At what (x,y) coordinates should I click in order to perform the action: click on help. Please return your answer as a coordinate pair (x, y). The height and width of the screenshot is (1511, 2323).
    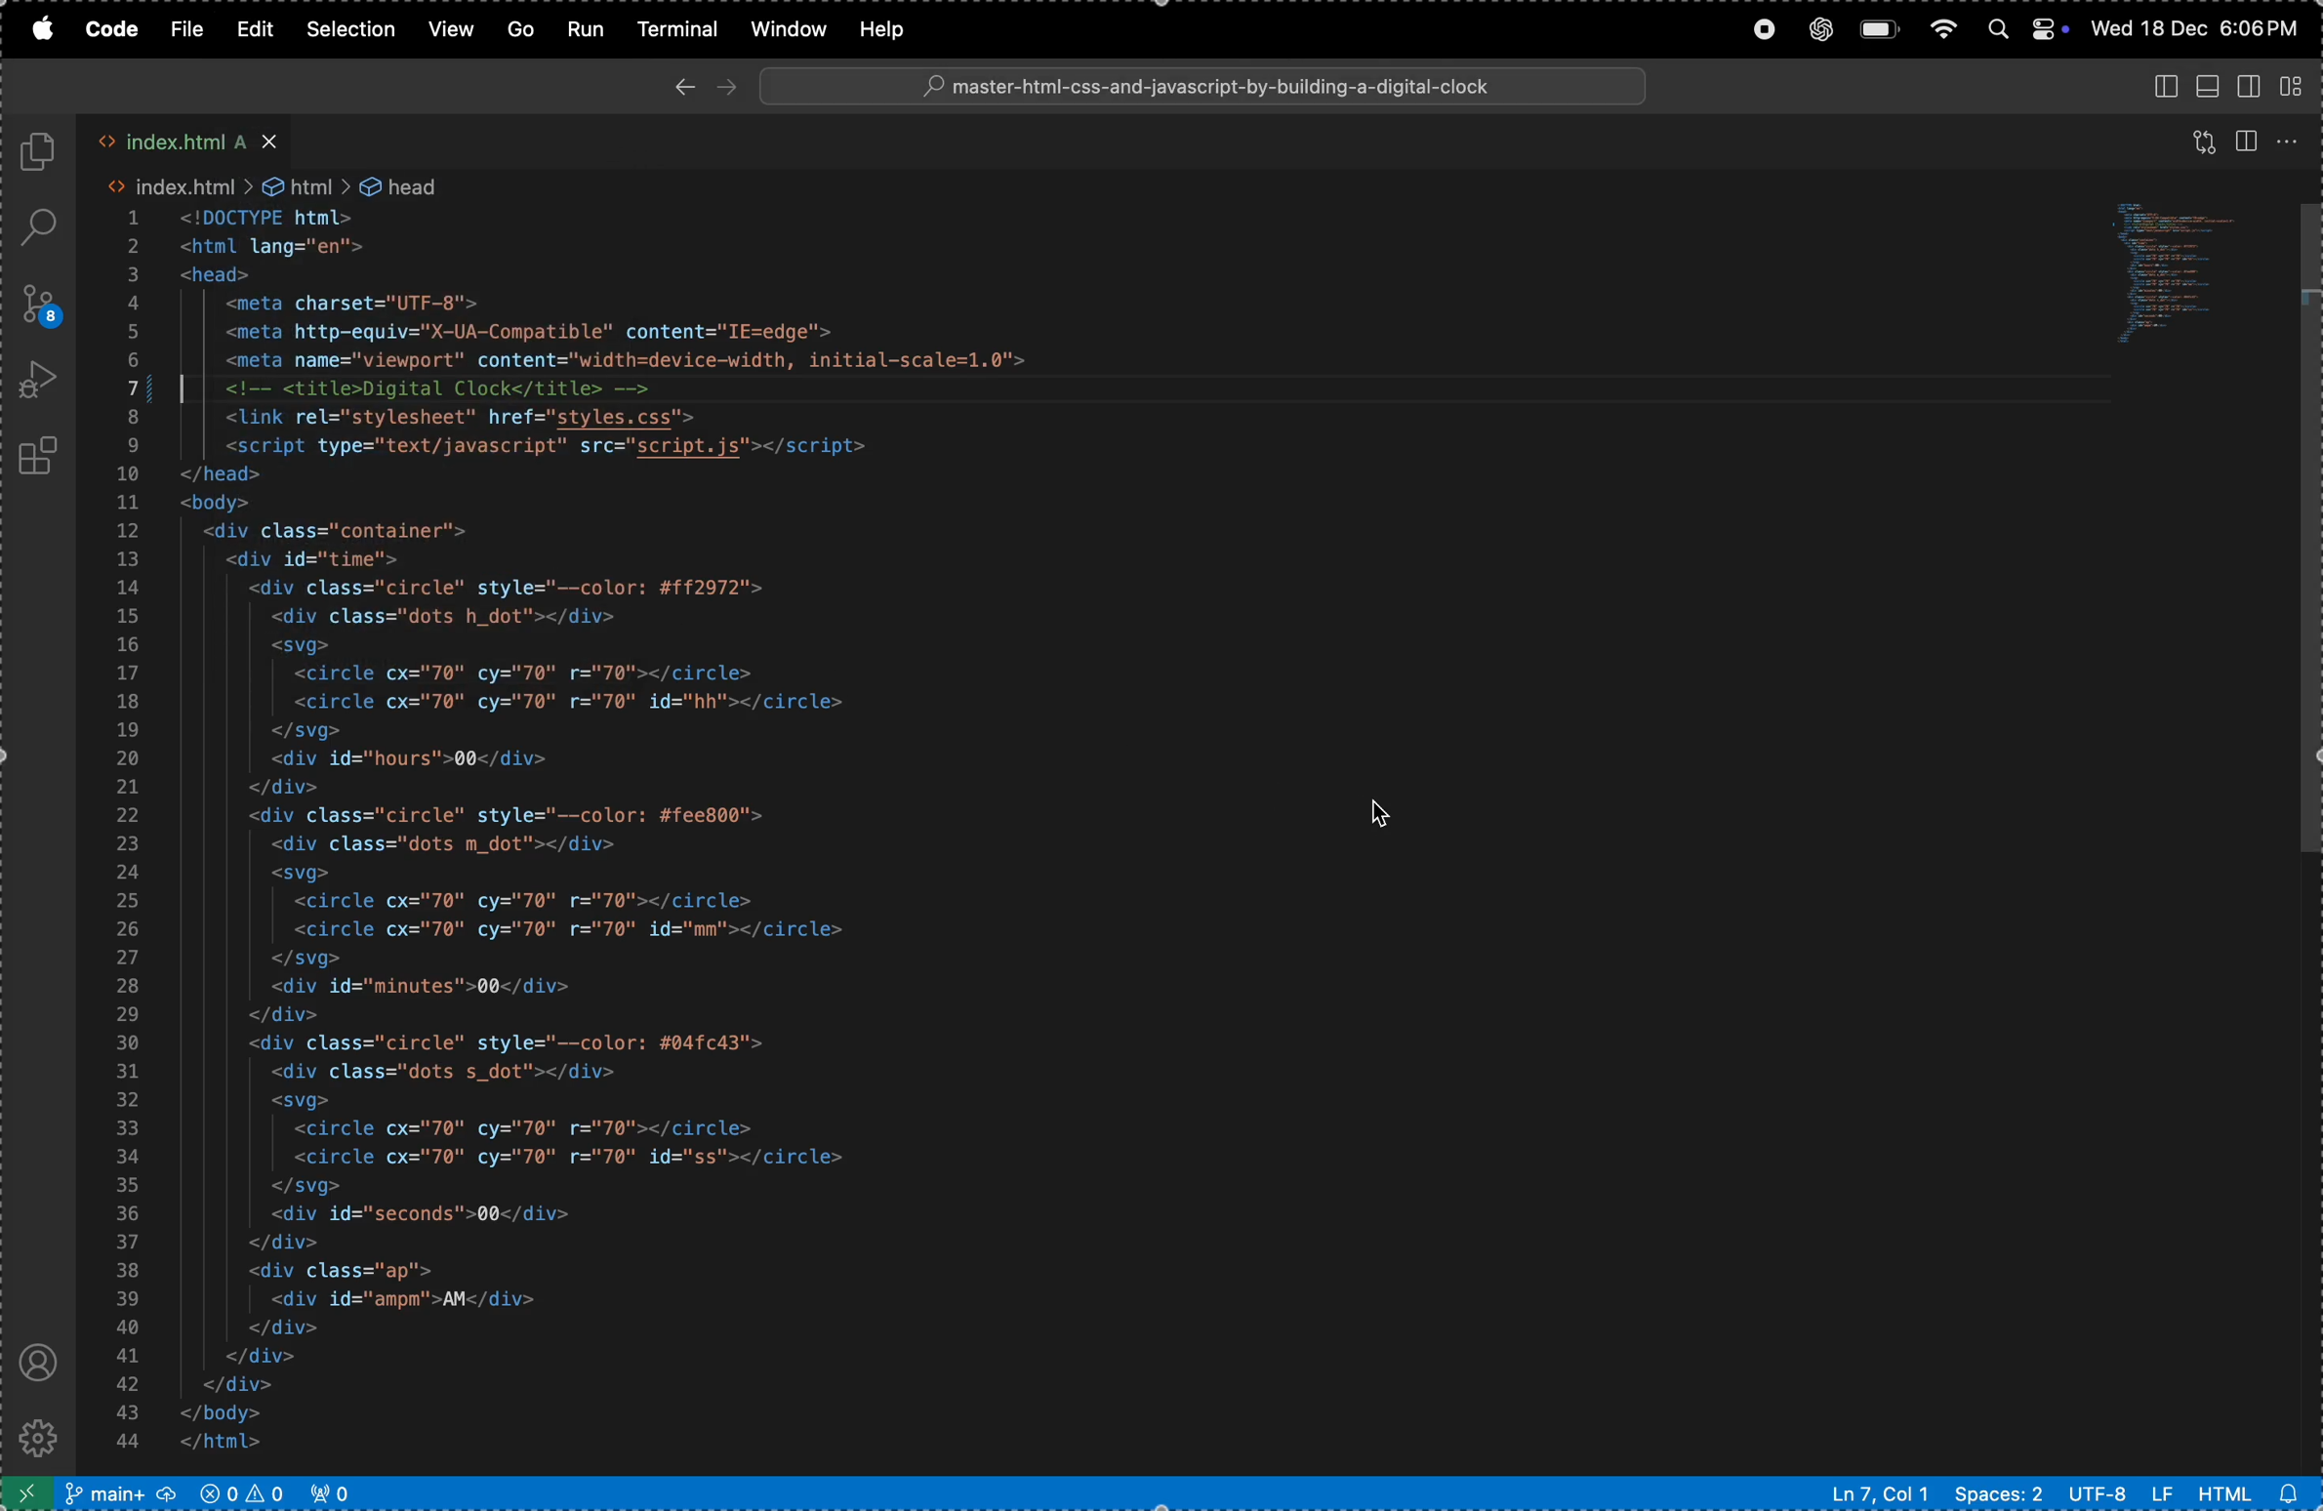
    Looking at the image, I should click on (890, 27).